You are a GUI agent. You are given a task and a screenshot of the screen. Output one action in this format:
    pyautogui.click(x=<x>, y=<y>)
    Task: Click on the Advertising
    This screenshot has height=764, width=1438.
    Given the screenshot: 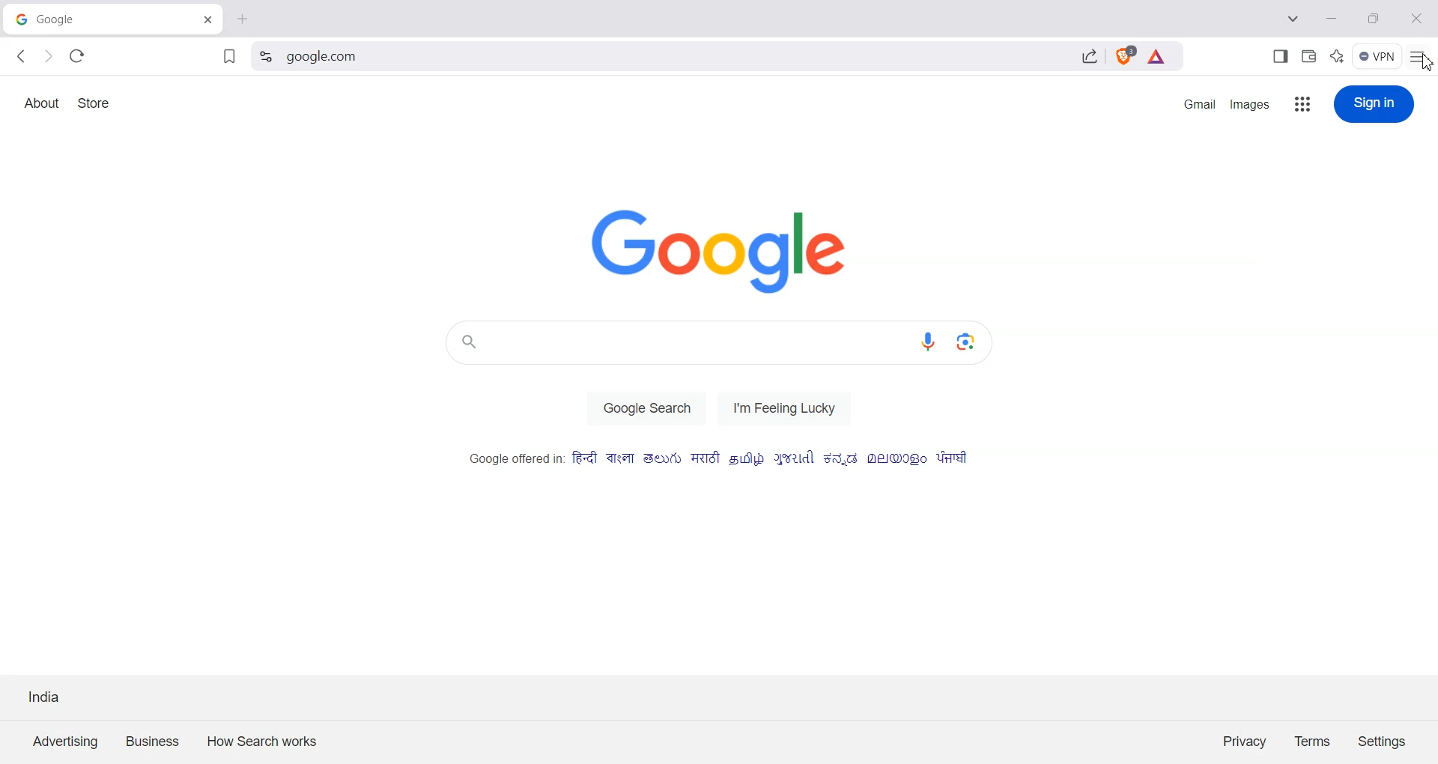 What is the action you would take?
    pyautogui.click(x=65, y=740)
    